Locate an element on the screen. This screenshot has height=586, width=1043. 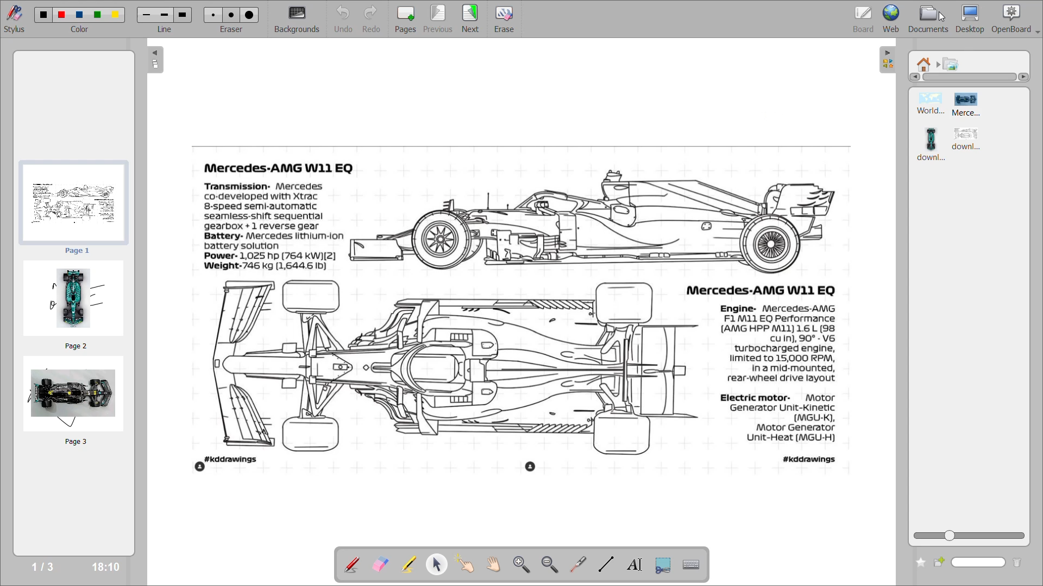
Transmission- Mercedes co-developed with Xtrac 8-speed semi -automatic seamless-shift sequential gearbox + 1 reverse gear Battery- Mercedes lithium-ion battery solution Power- 1,025 hp (764 KW)[2]Weight-746 kg (1,644.6 Ib) is located at coordinates (272, 226).